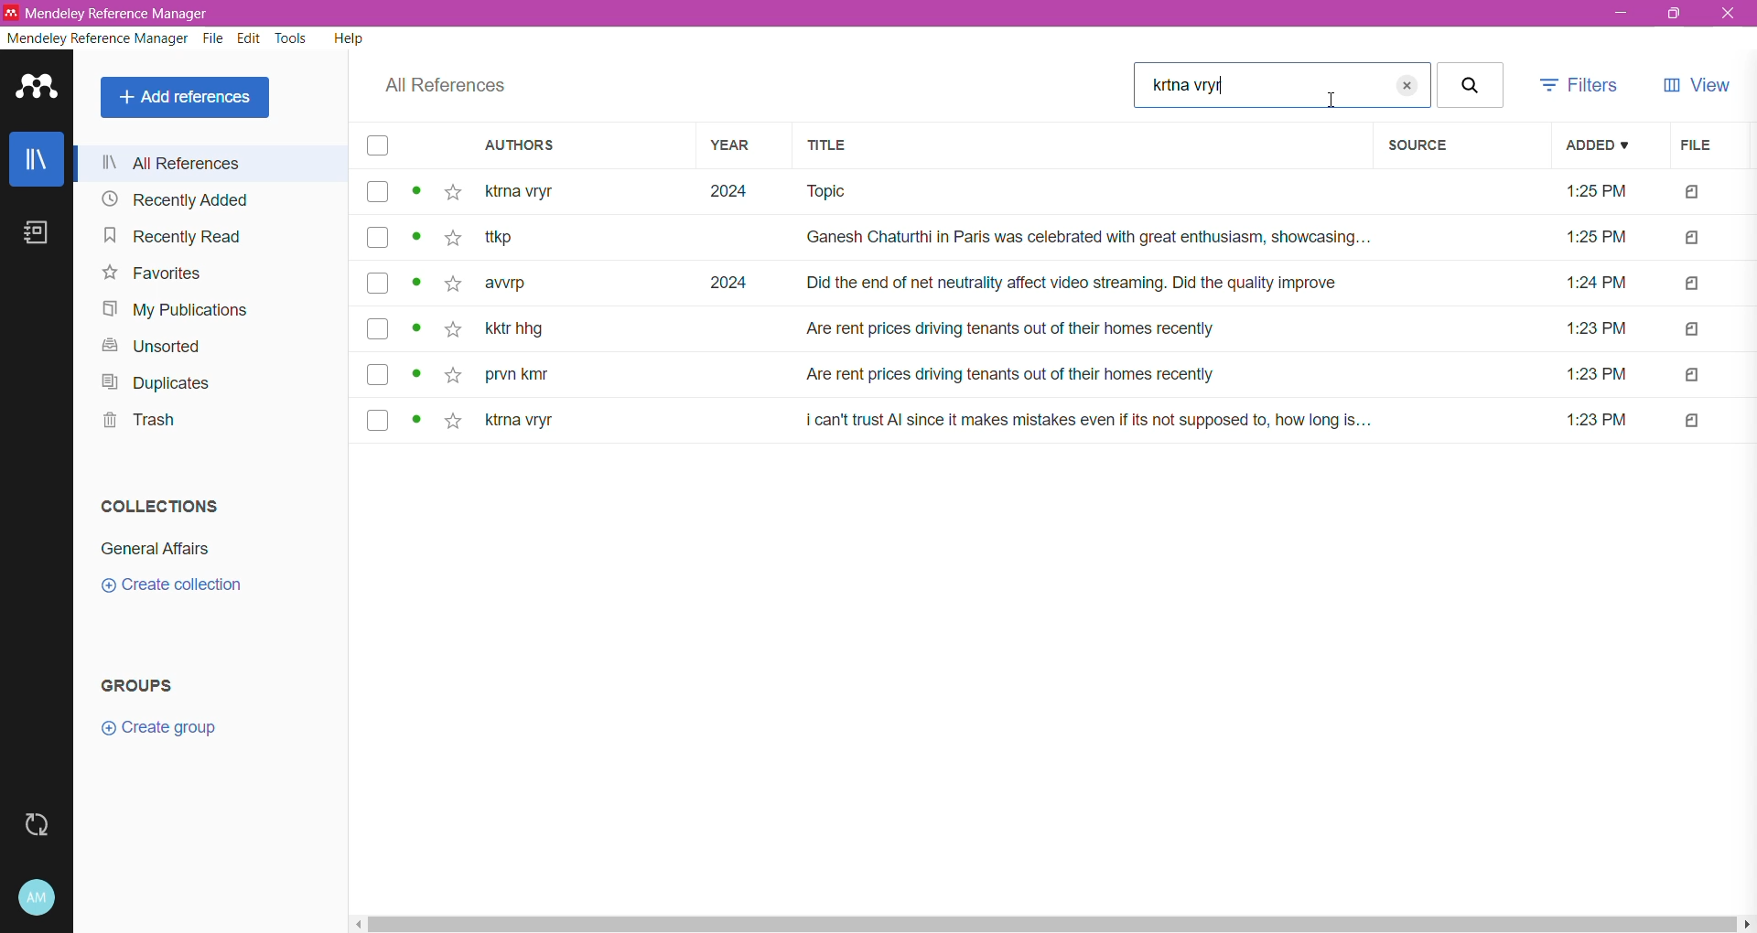 This screenshot has height=933, width=1757. Describe the element at coordinates (457, 421) in the screenshot. I see `click here to add to favourites` at that location.